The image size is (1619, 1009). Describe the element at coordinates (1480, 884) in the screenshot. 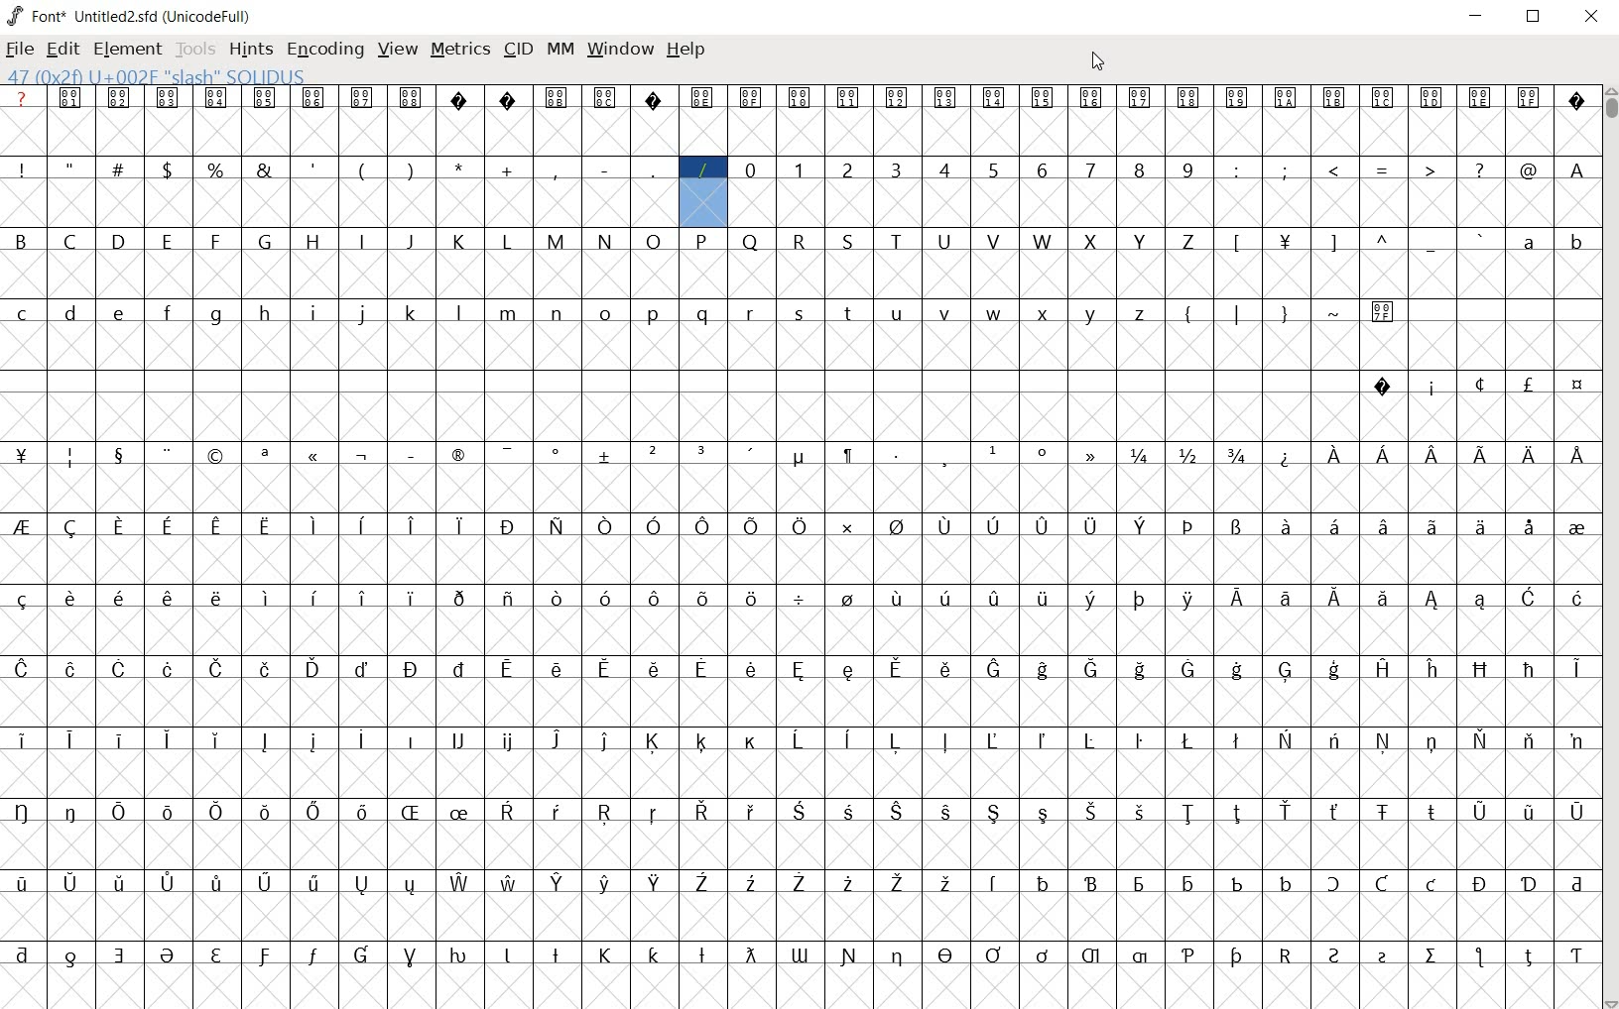

I see `glyph` at that location.